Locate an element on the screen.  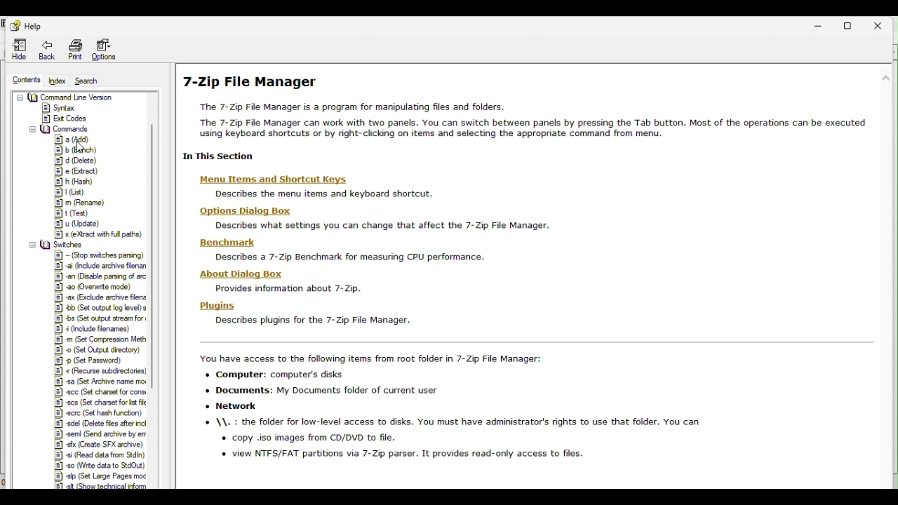
Print  is located at coordinates (77, 48).